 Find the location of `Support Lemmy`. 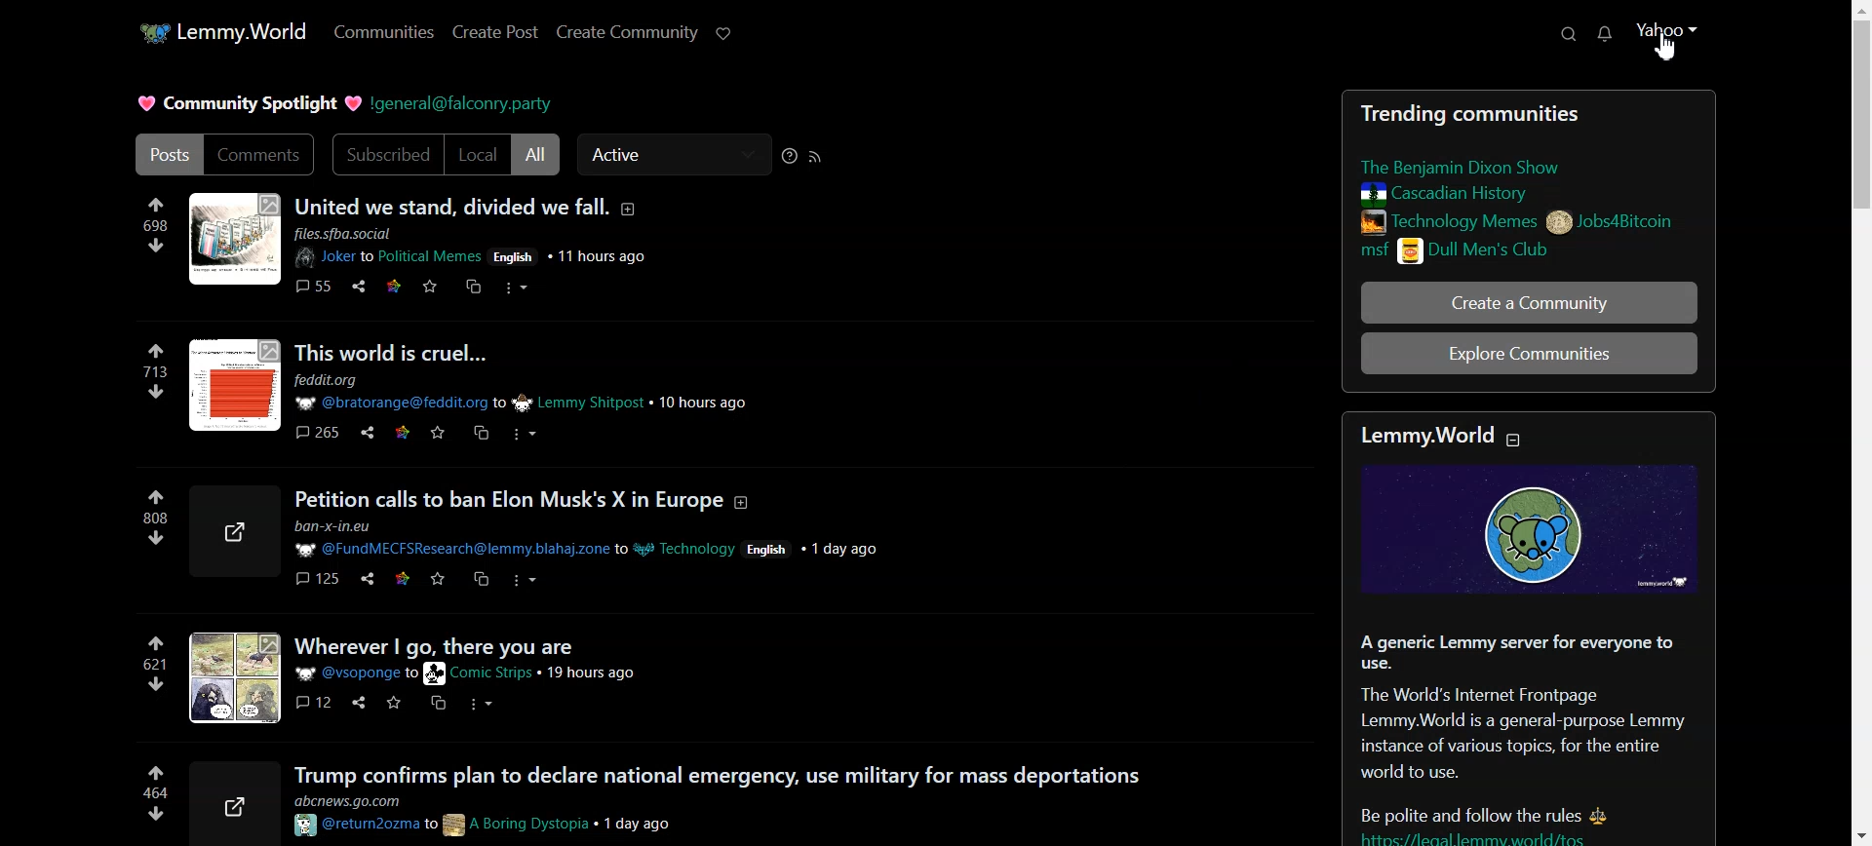

Support Lemmy is located at coordinates (725, 34).